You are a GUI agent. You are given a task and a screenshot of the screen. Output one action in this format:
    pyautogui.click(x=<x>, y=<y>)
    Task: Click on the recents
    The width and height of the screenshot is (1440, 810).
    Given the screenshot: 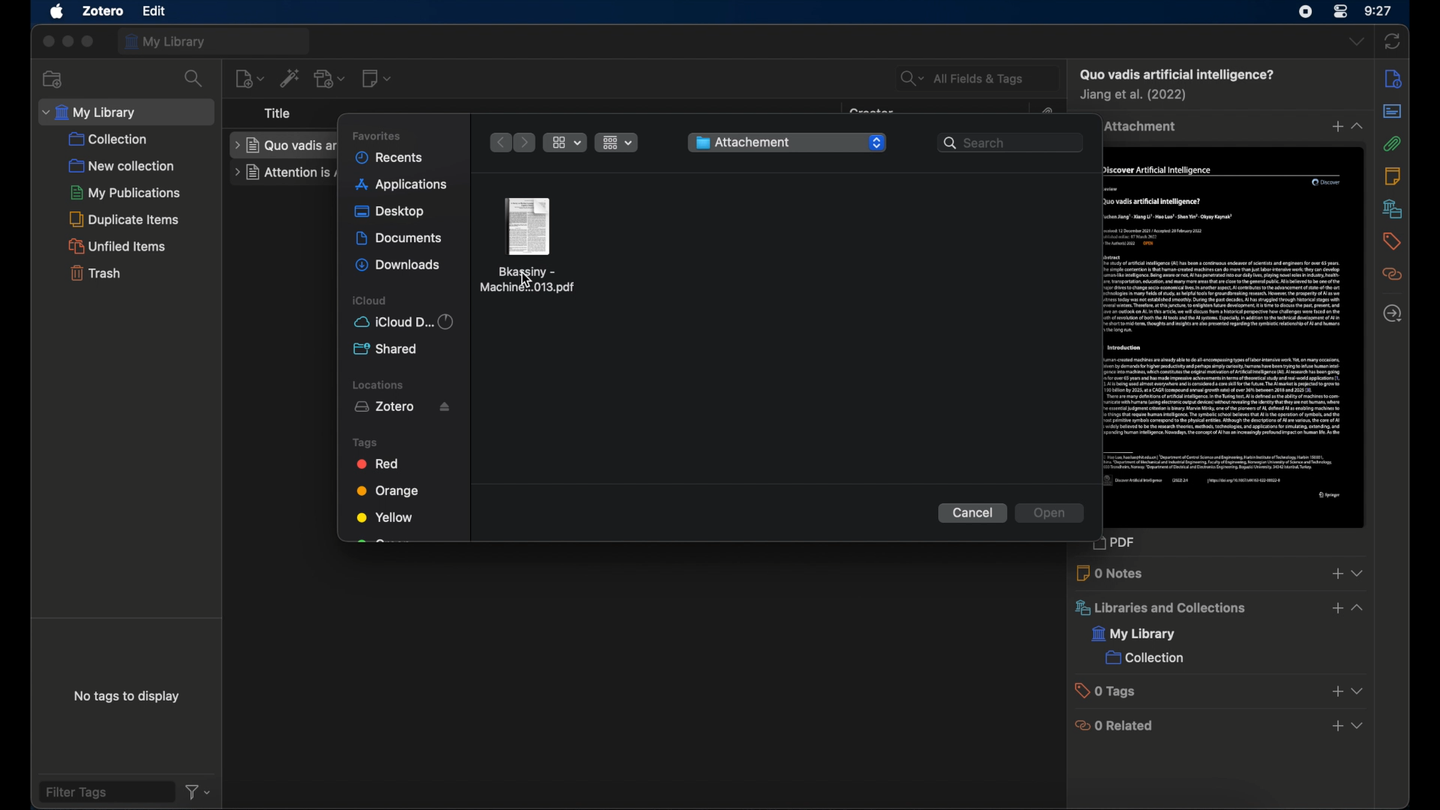 What is the action you would take?
    pyautogui.click(x=394, y=157)
    